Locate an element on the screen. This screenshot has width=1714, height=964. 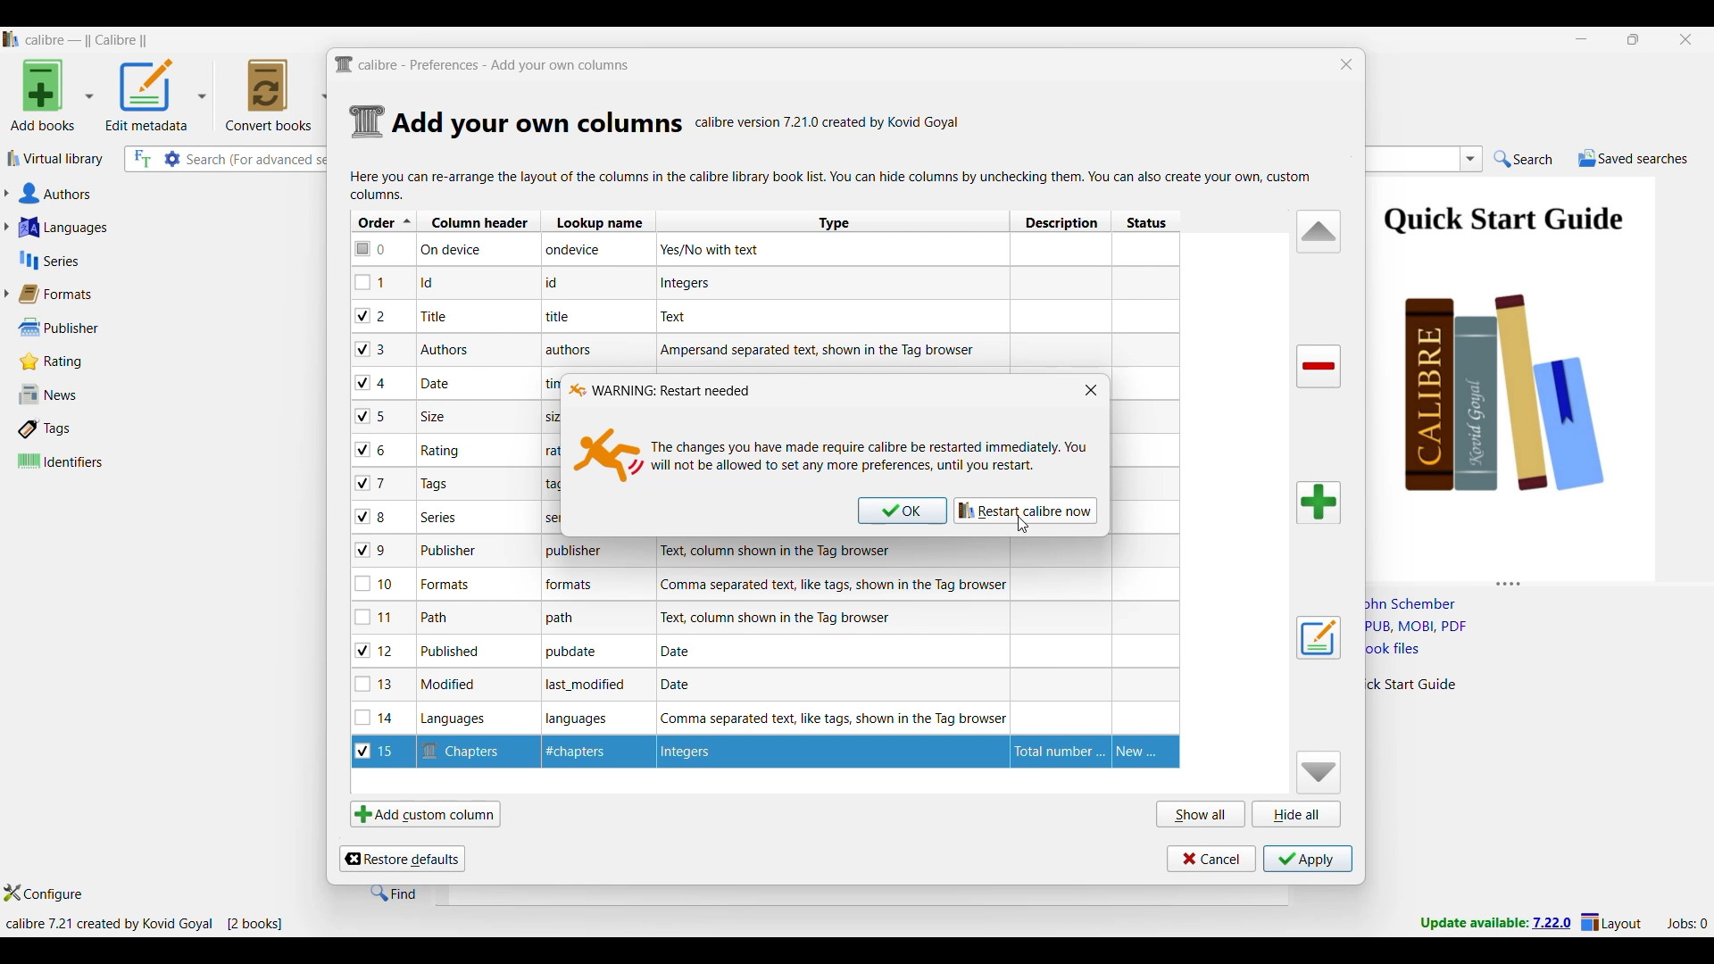
Input search here is located at coordinates (259, 160).